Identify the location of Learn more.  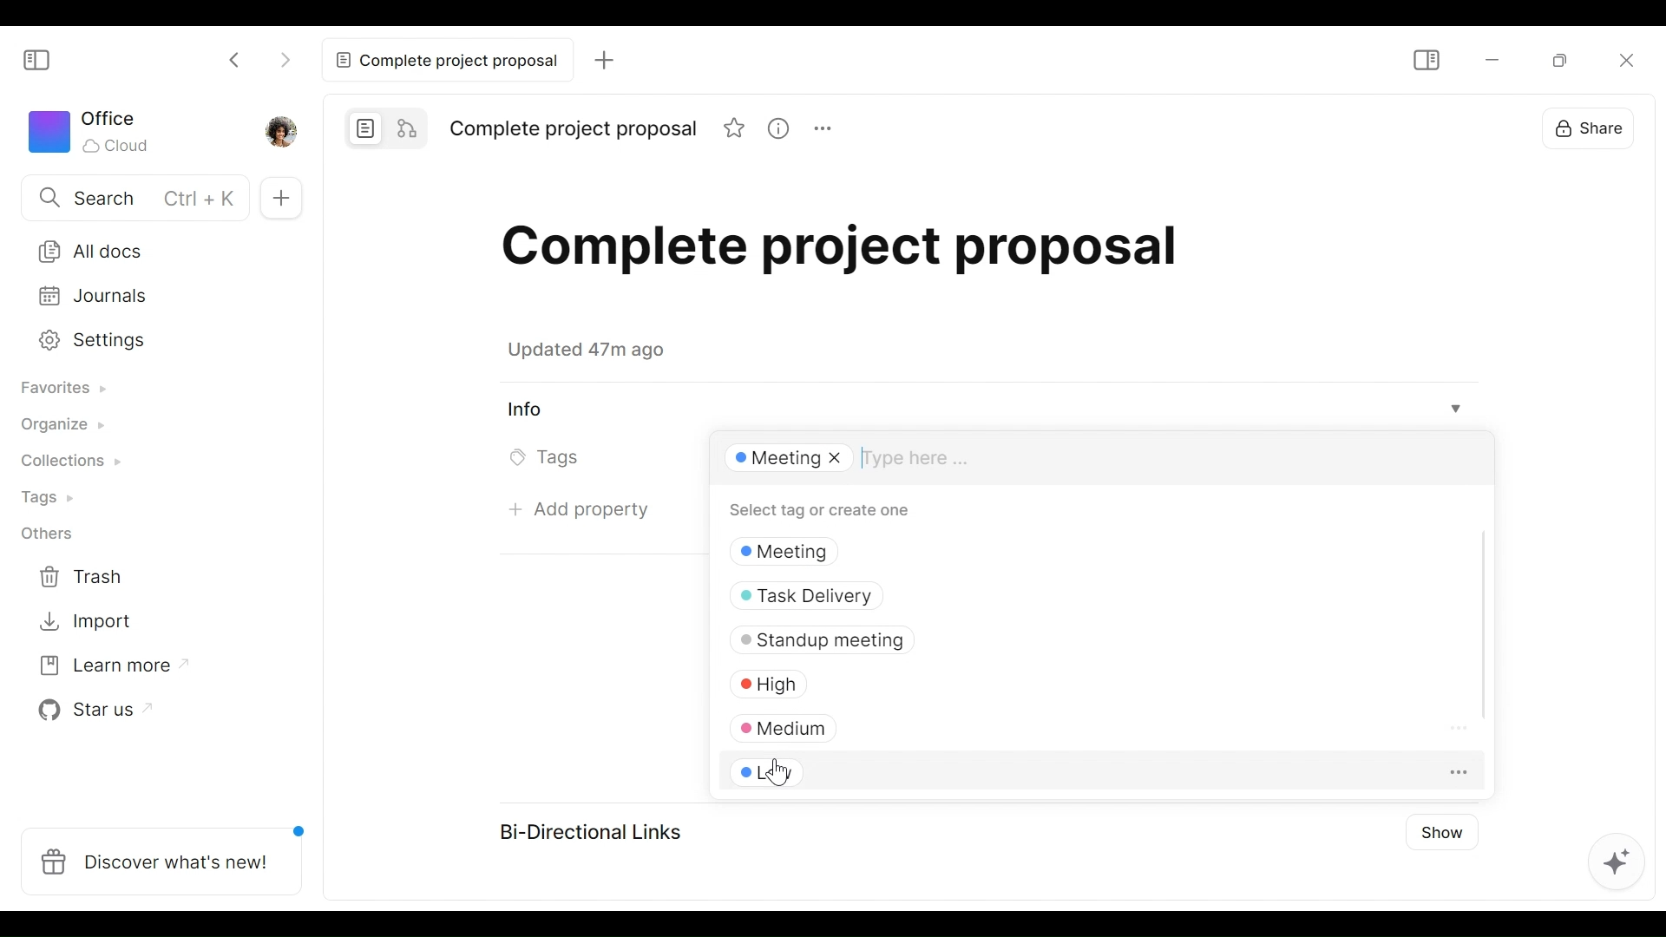
(106, 670).